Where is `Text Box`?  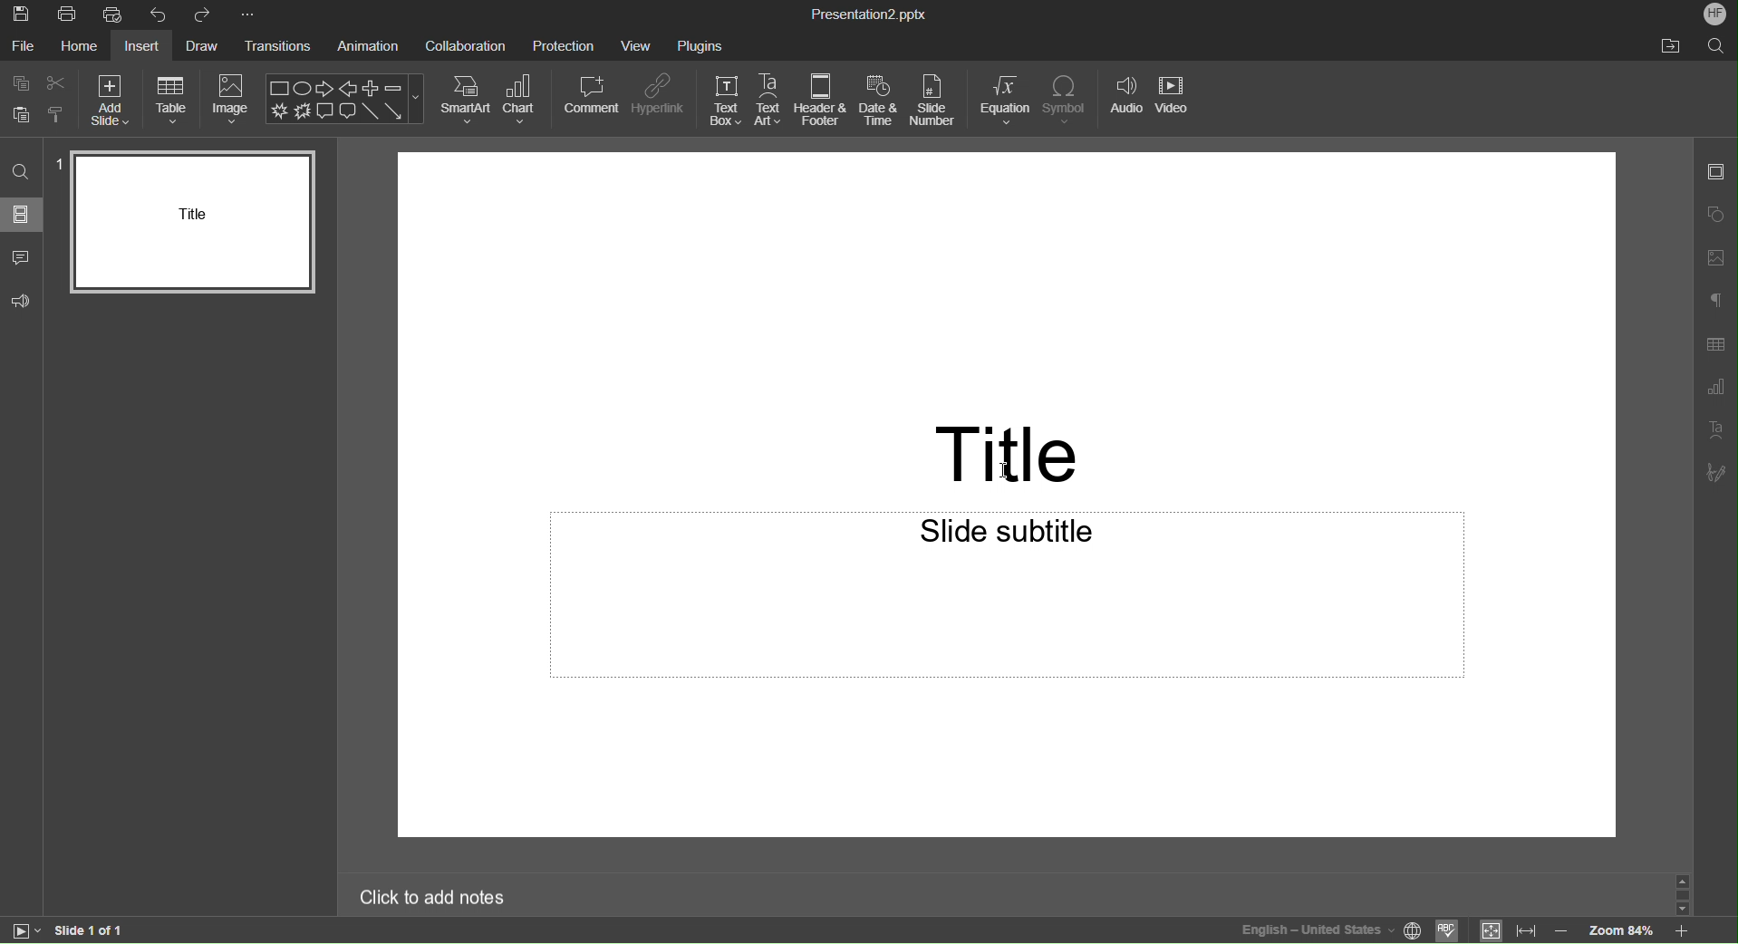
Text Box is located at coordinates (725, 101).